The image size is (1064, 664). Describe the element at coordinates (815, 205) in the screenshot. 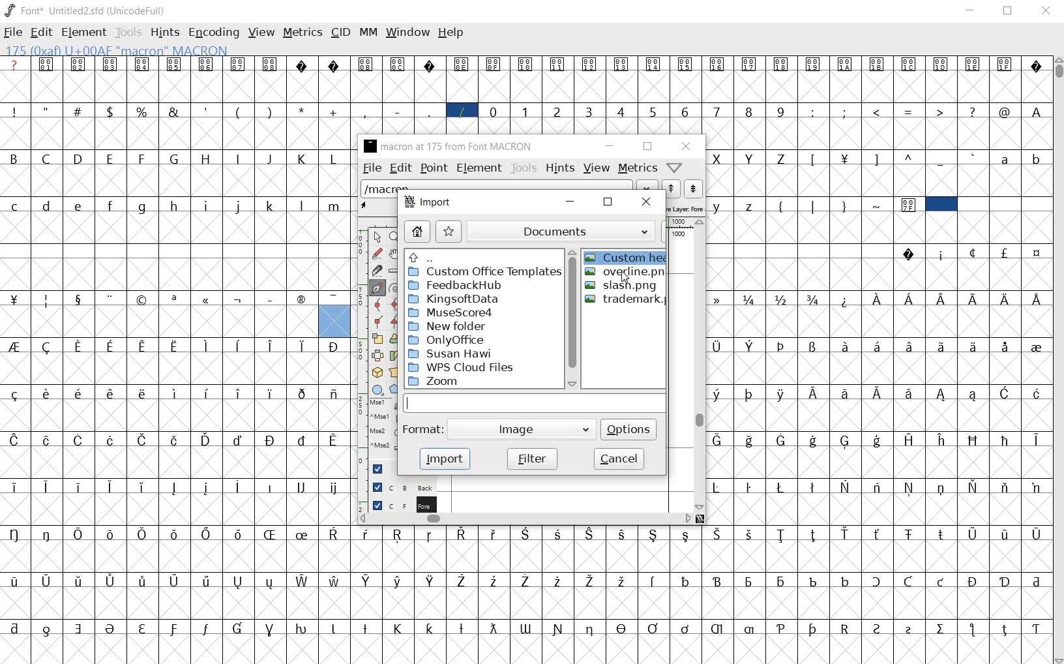

I see `|` at that location.